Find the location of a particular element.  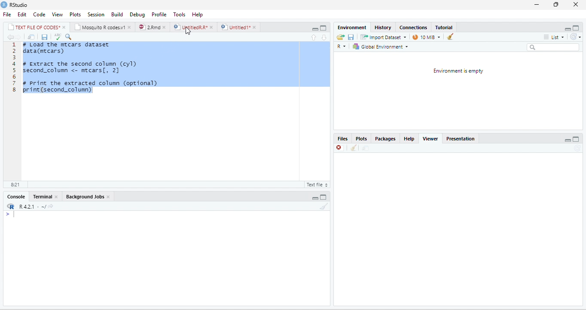

UnttiedR A is located at coordinates (190, 27).